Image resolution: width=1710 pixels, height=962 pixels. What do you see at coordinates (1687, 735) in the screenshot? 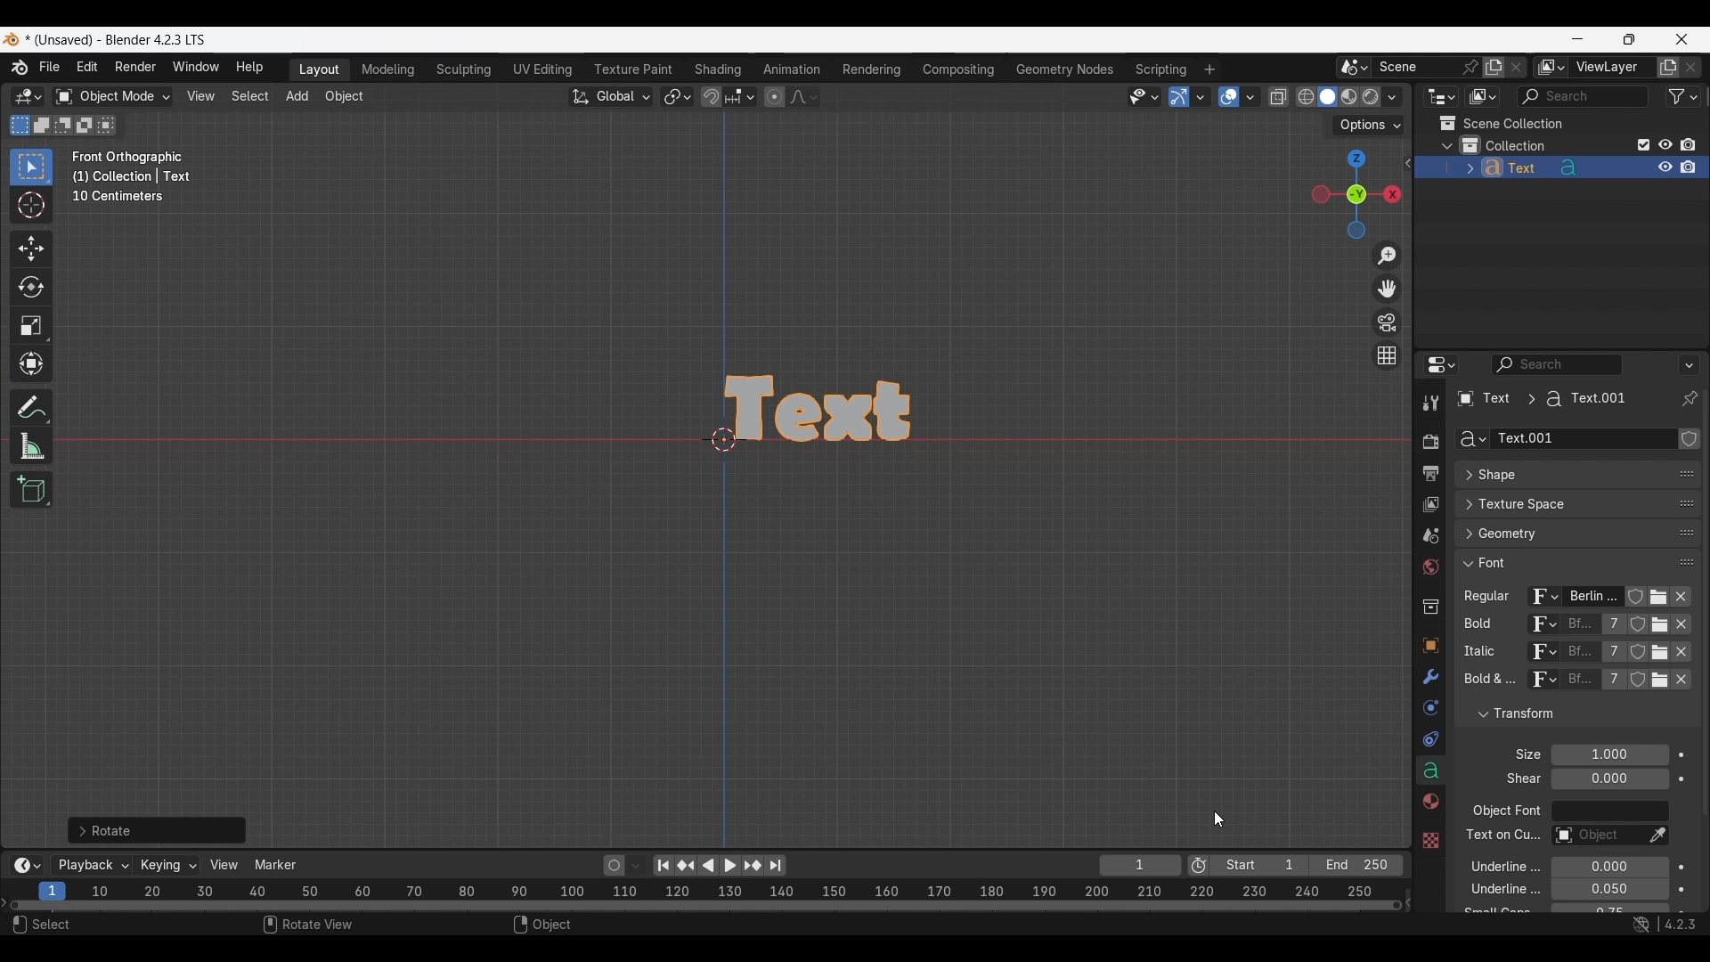
I see `Change order in the list` at bounding box center [1687, 735].